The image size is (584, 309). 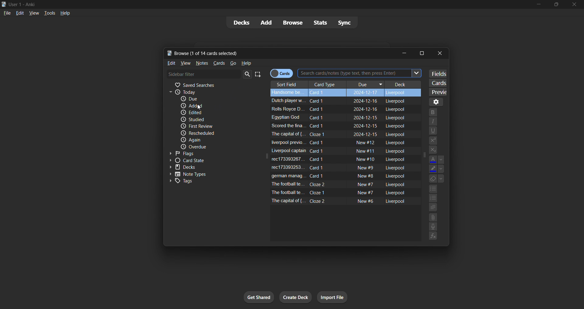 What do you see at coordinates (238, 22) in the screenshot?
I see `decks` at bounding box center [238, 22].